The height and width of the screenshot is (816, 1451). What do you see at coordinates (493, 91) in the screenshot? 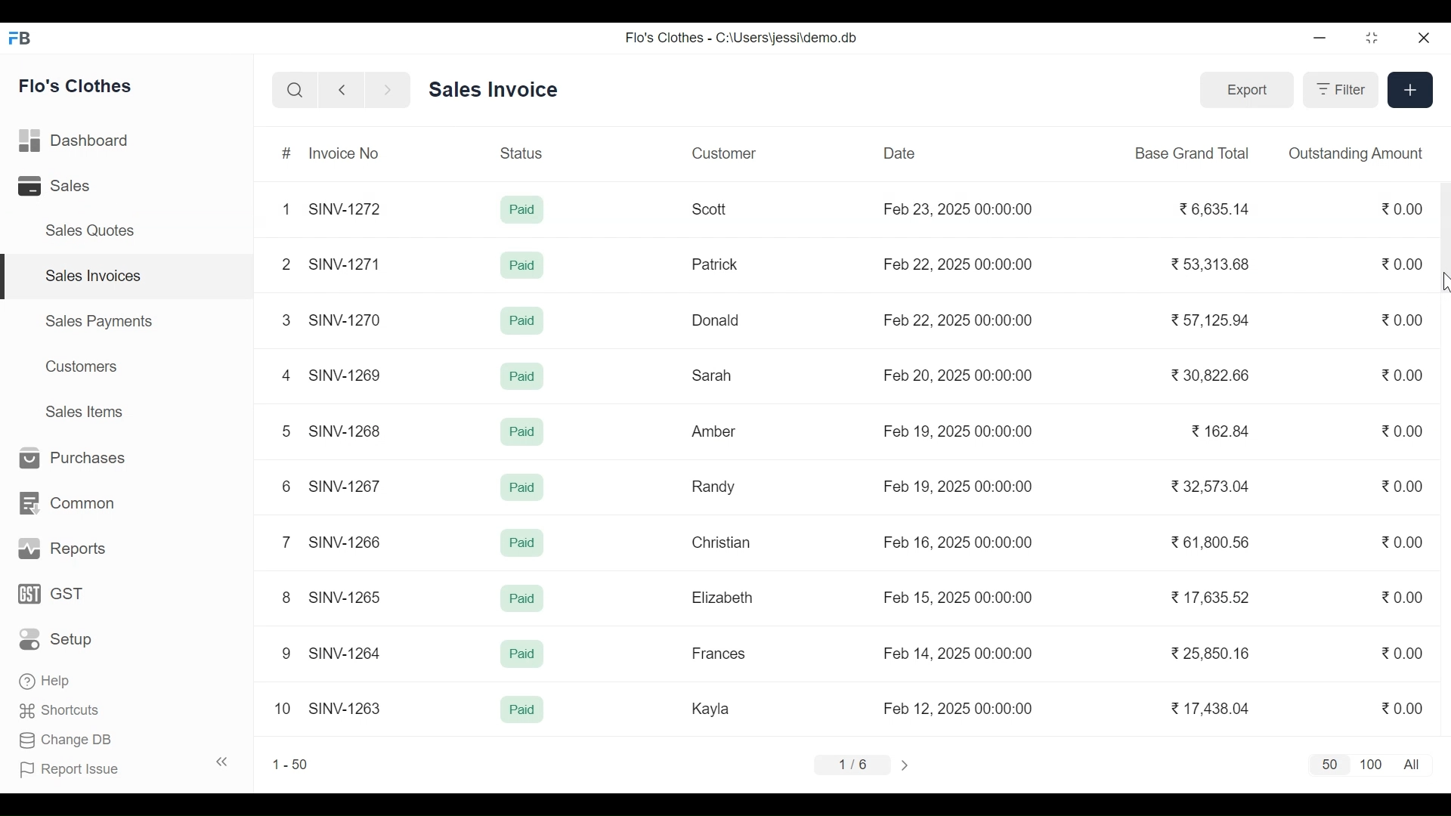
I see `Sales Invoice` at bounding box center [493, 91].